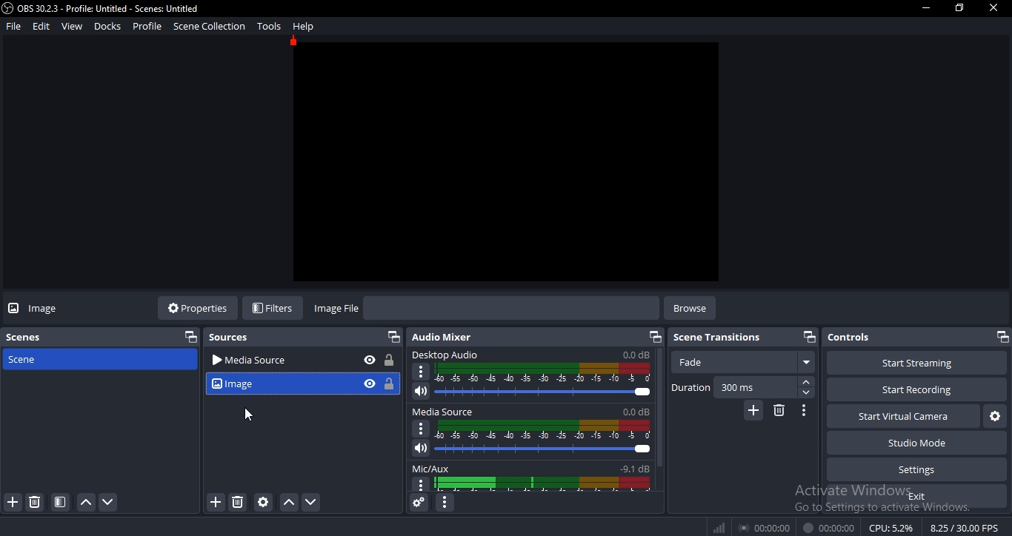 This screenshot has width=1012, height=536. Describe the element at coordinates (802, 411) in the screenshot. I see `configure scene transition` at that location.